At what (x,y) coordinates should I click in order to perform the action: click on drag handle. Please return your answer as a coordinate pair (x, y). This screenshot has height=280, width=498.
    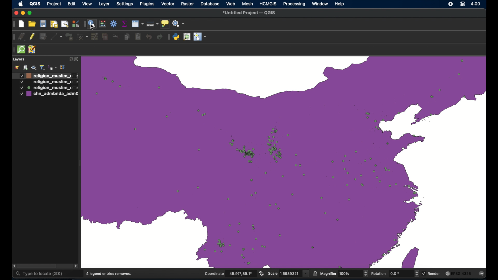
    Looking at the image, I should click on (13, 49).